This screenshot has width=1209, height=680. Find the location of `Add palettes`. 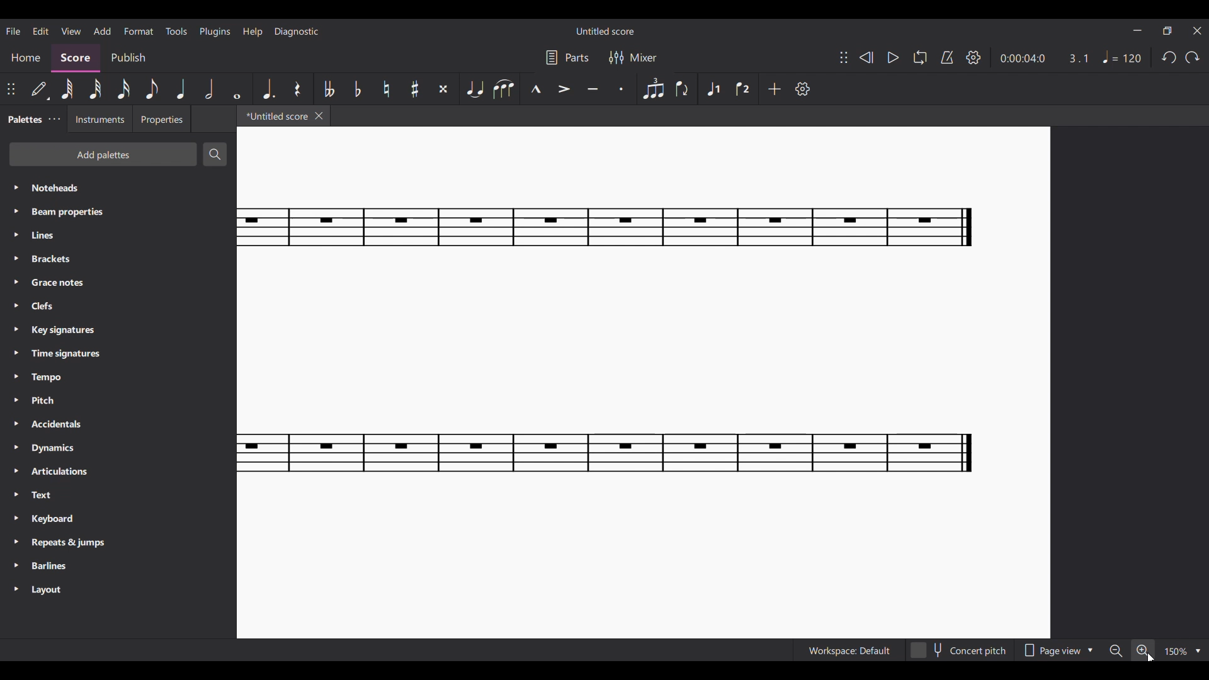

Add palettes is located at coordinates (104, 154).